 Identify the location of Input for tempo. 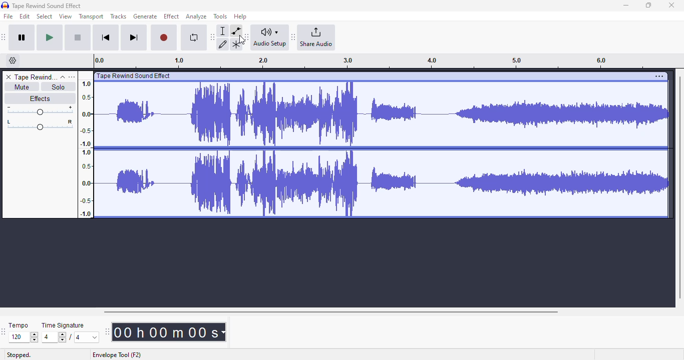
(23, 337).